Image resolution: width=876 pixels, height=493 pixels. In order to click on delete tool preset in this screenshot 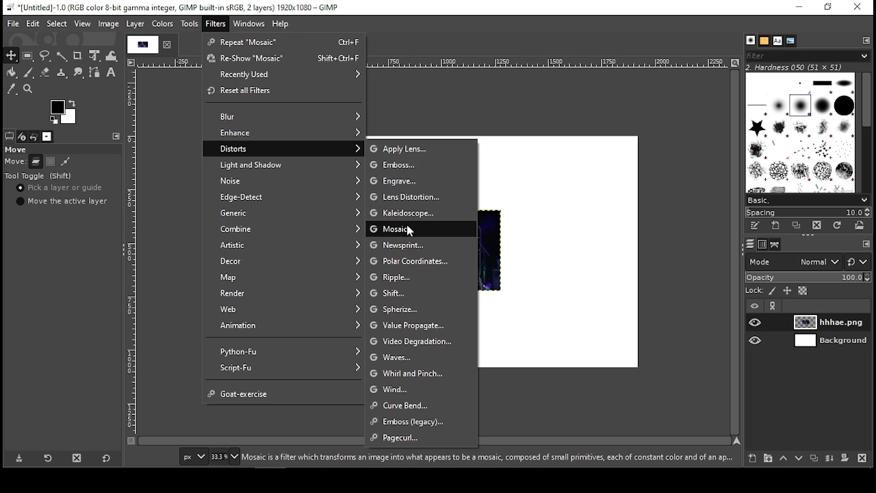, I will do `click(78, 457)`.